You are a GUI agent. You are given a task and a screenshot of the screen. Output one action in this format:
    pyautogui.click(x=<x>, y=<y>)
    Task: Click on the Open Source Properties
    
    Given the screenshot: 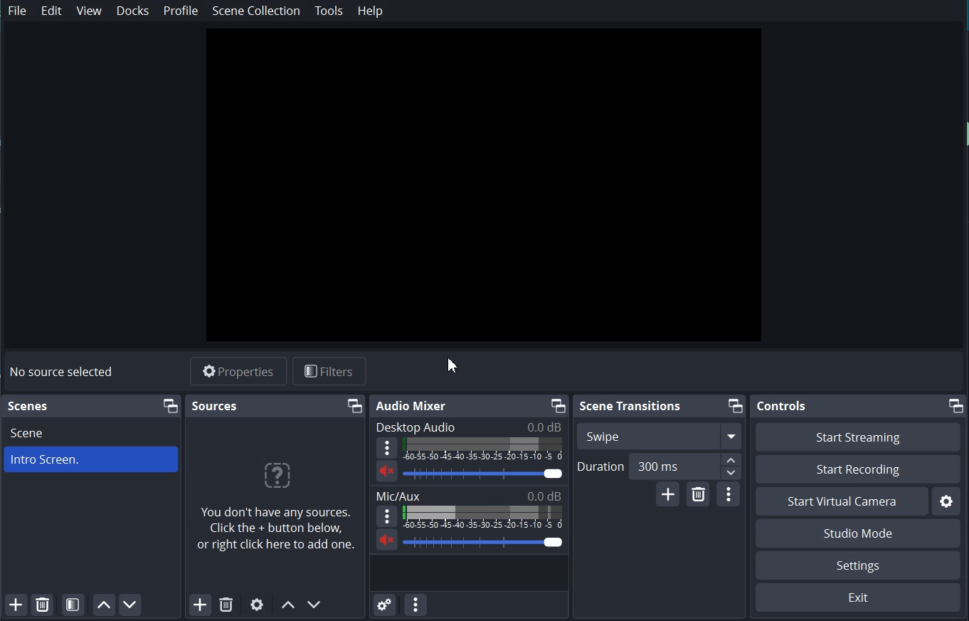 What is the action you would take?
    pyautogui.click(x=258, y=605)
    